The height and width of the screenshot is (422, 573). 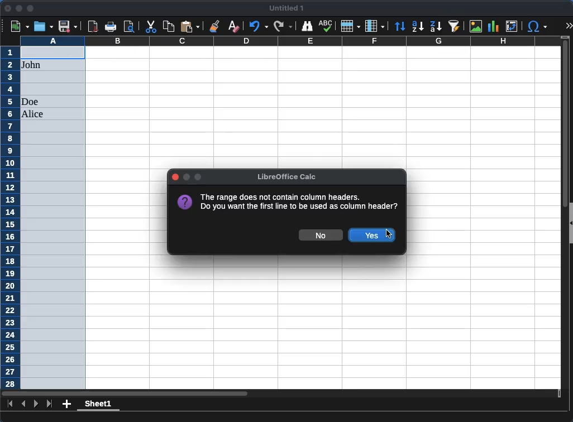 I want to click on sheet1, so click(x=97, y=405).